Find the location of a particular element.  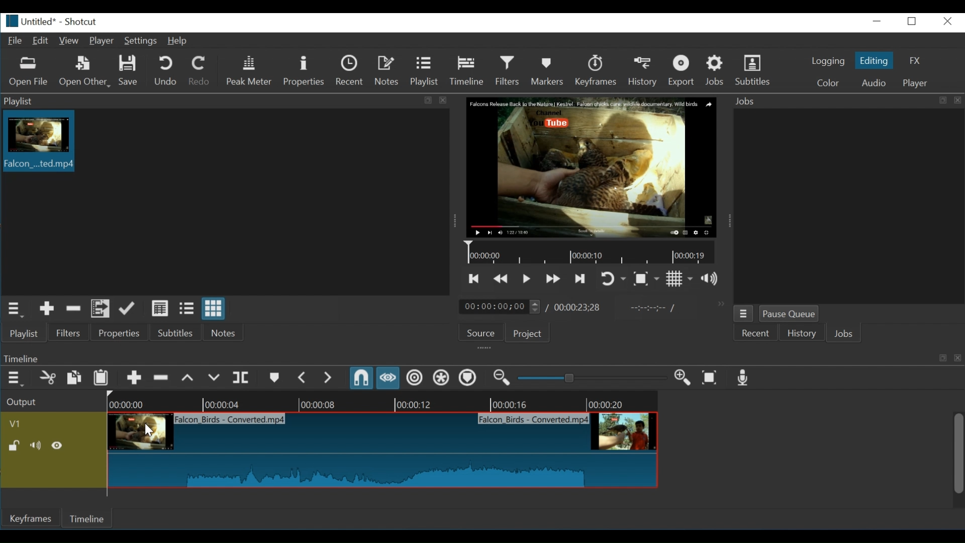

(un)locked is located at coordinates (12, 445).